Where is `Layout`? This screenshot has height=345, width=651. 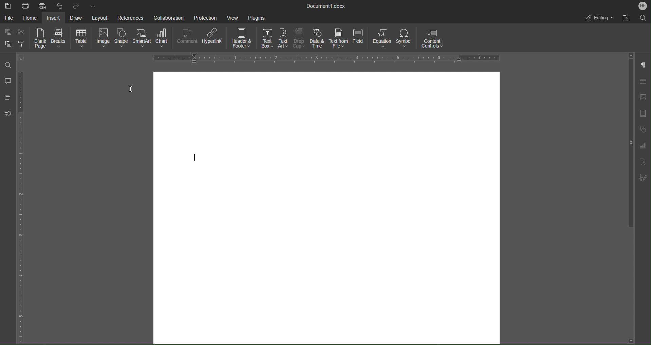
Layout is located at coordinates (100, 17).